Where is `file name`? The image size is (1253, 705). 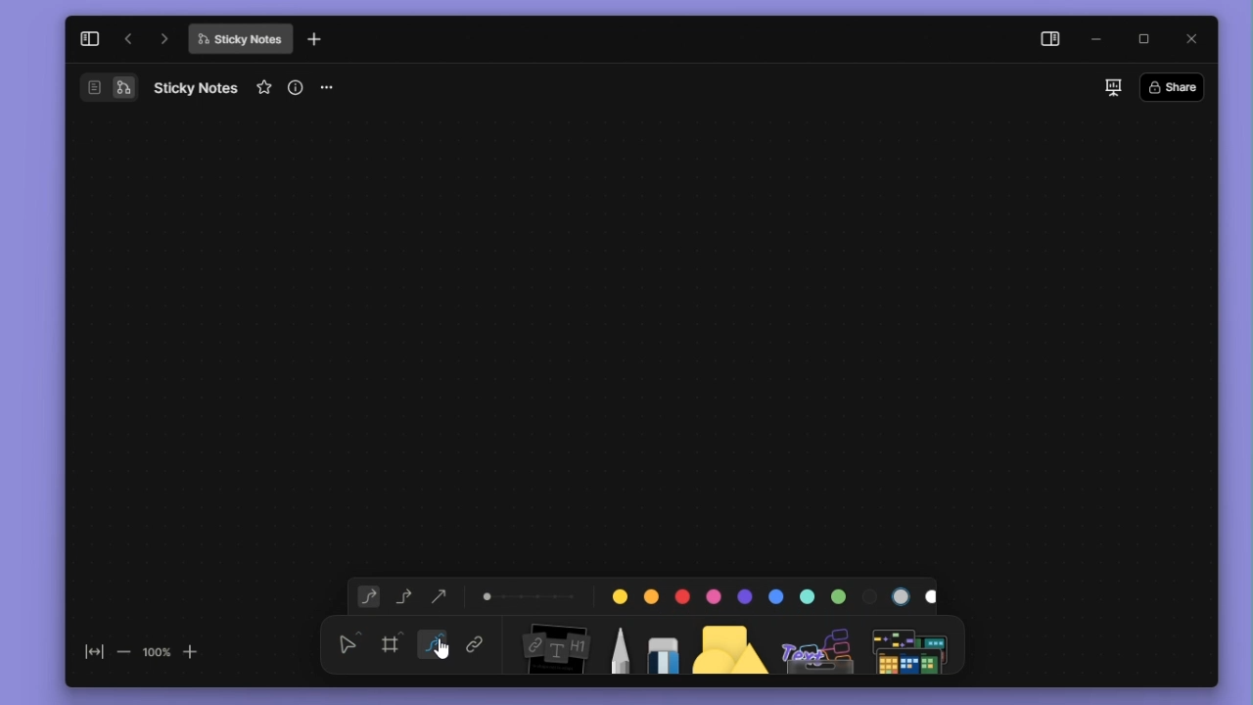
file name is located at coordinates (240, 39).